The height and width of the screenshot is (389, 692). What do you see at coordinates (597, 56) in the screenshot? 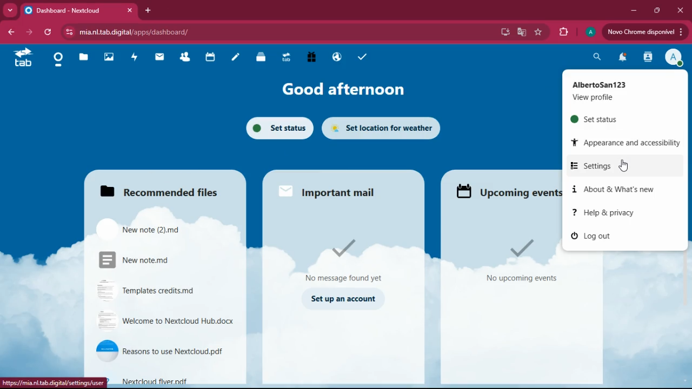
I see `search` at bounding box center [597, 56].